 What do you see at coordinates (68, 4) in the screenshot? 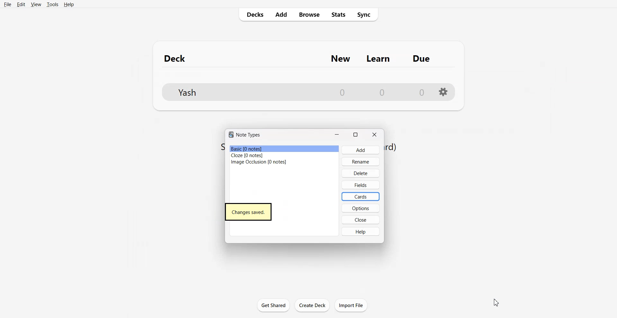
I see `Help` at bounding box center [68, 4].